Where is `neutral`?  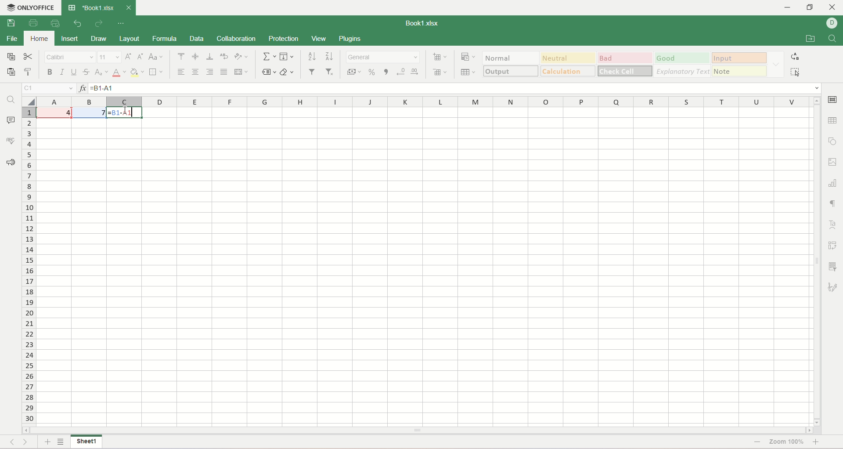 neutral is located at coordinates (569, 57).